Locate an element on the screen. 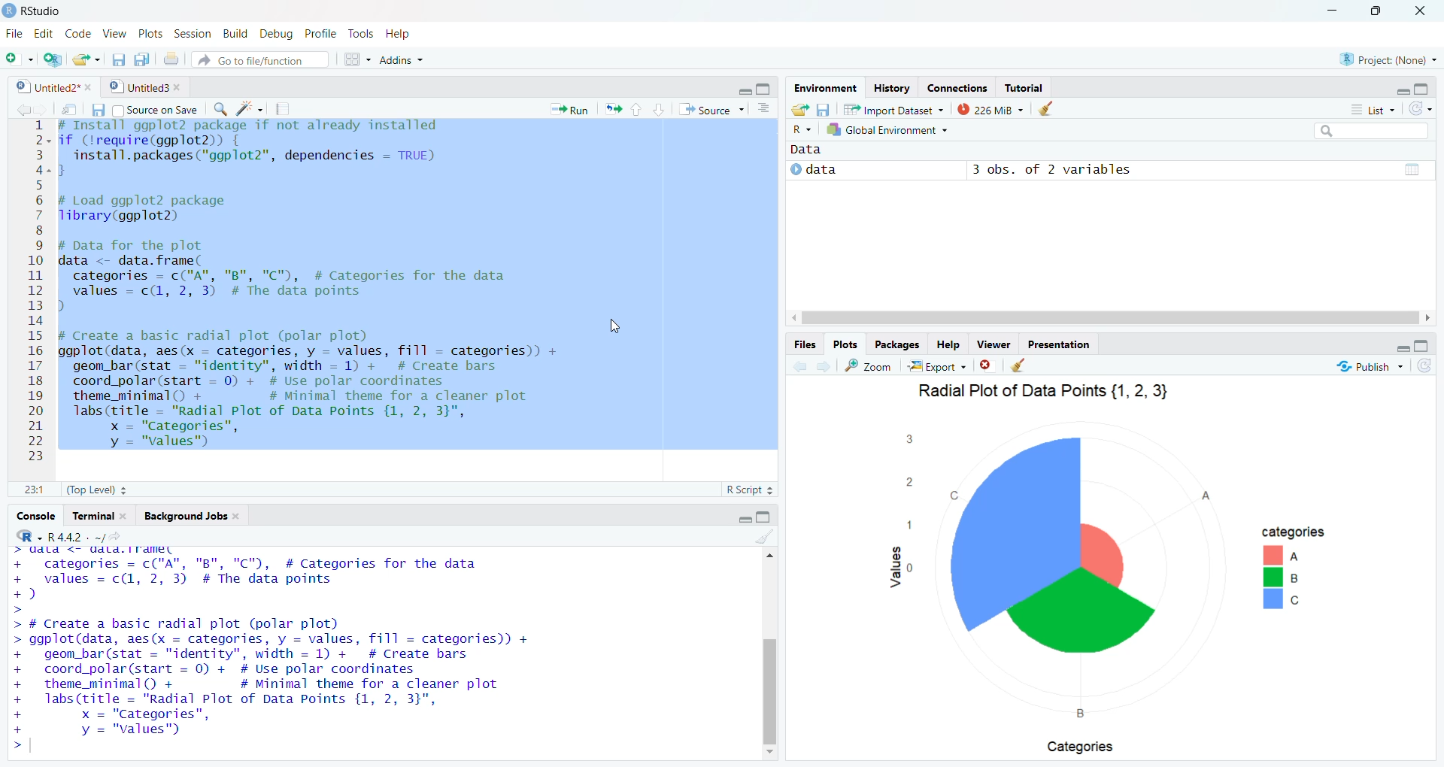 This screenshot has width=1444, height=767. workspace panes is located at coordinates (359, 59).